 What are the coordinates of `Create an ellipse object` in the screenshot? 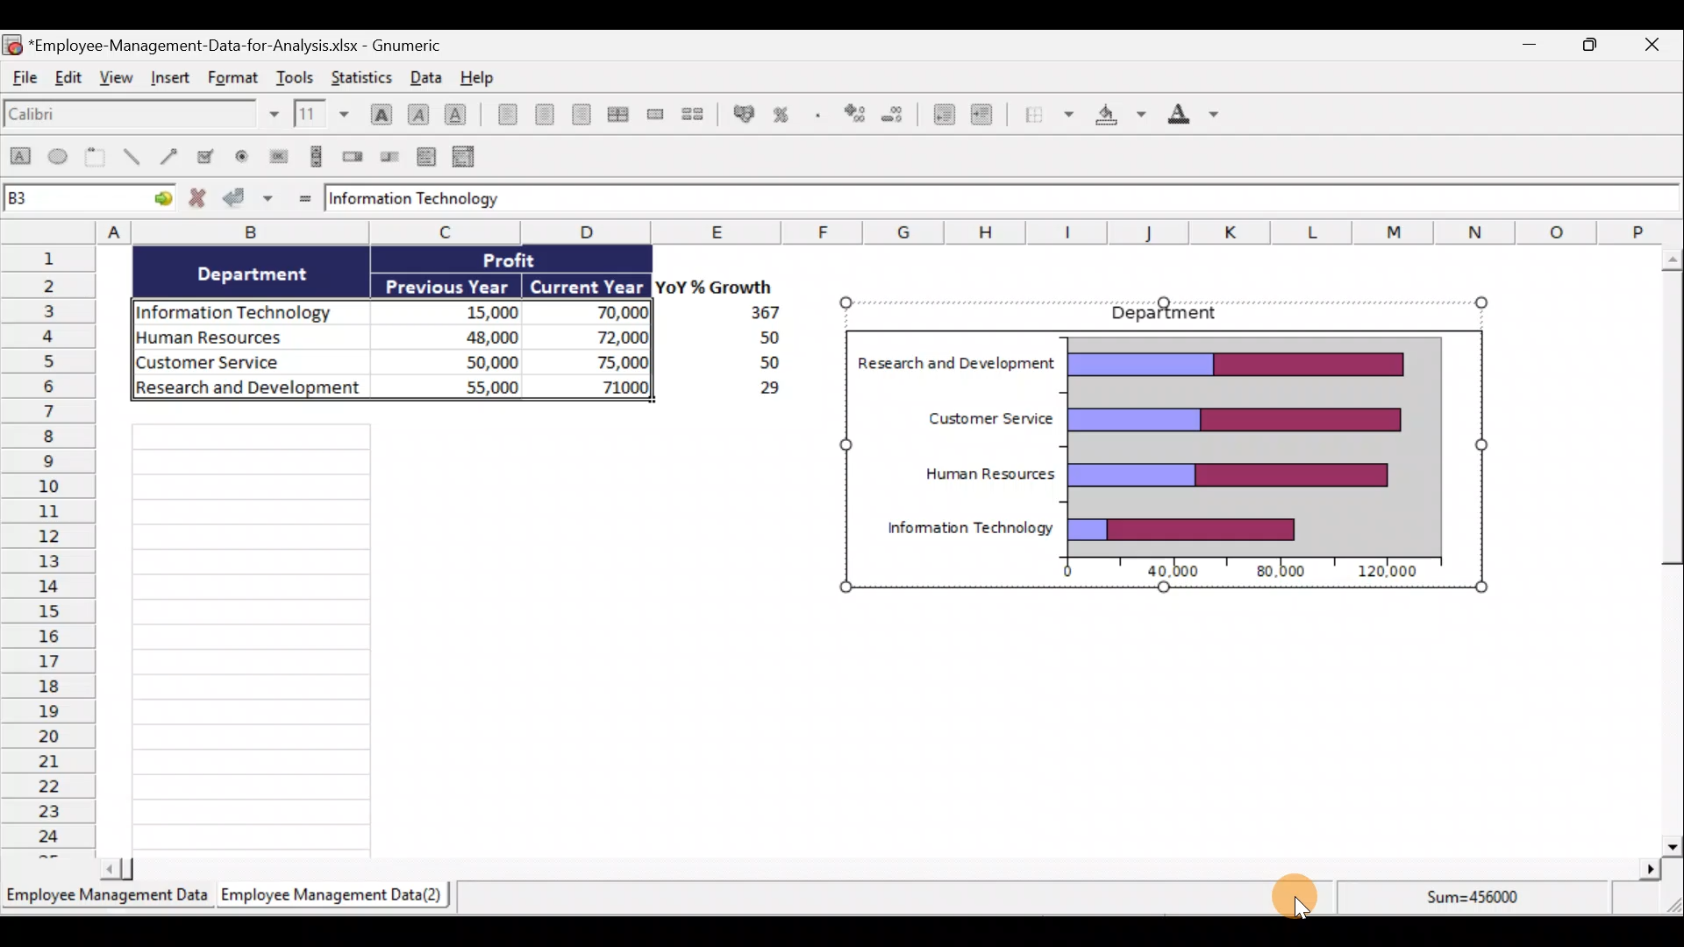 It's located at (61, 159).